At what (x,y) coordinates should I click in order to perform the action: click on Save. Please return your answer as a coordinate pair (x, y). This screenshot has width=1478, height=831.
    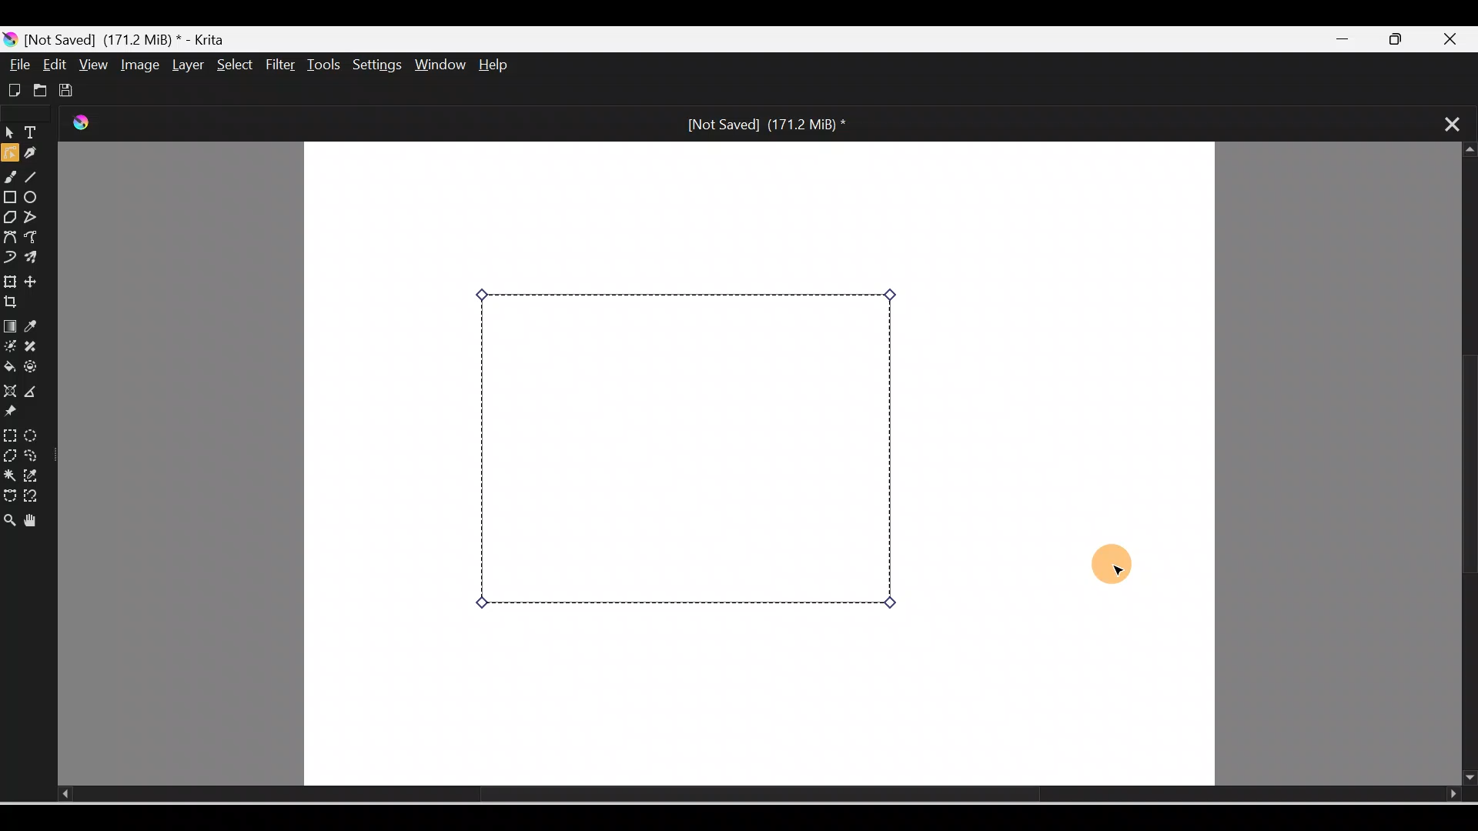
    Looking at the image, I should click on (69, 88).